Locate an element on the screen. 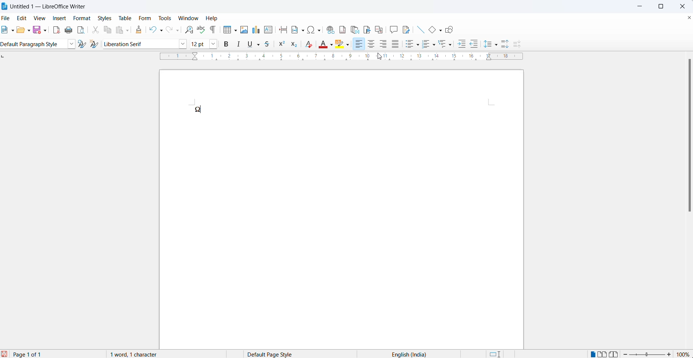 This screenshot has height=358, width=693. close is located at coordinates (685, 5).